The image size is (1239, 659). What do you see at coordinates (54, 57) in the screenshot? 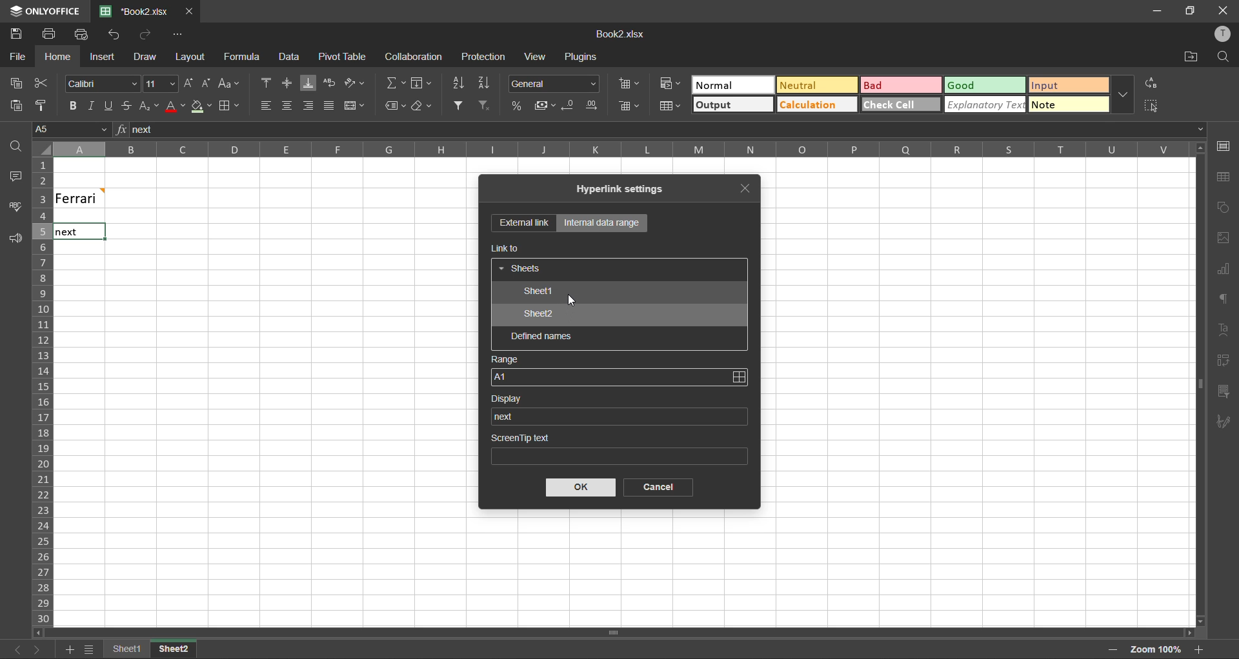
I see `home` at bounding box center [54, 57].